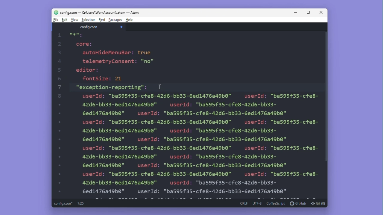 The image size is (383, 215). What do you see at coordinates (102, 20) in the screenshot?
I see `Find` at bounding box center [102, 20].